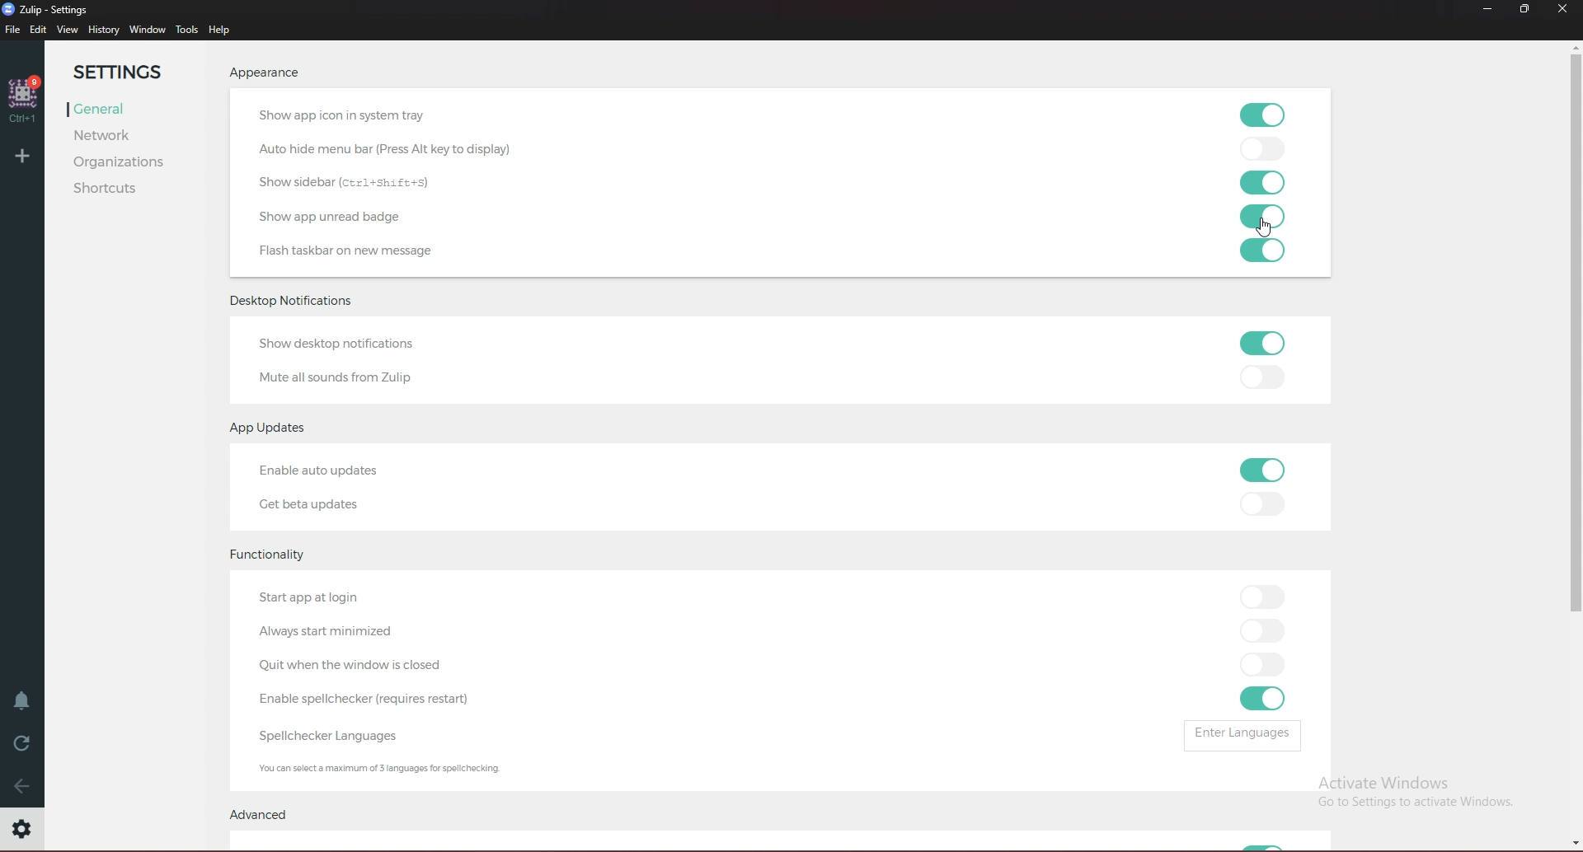 The image size is (1583, 852). I want to click on show app unread badge, so click(334, 218).